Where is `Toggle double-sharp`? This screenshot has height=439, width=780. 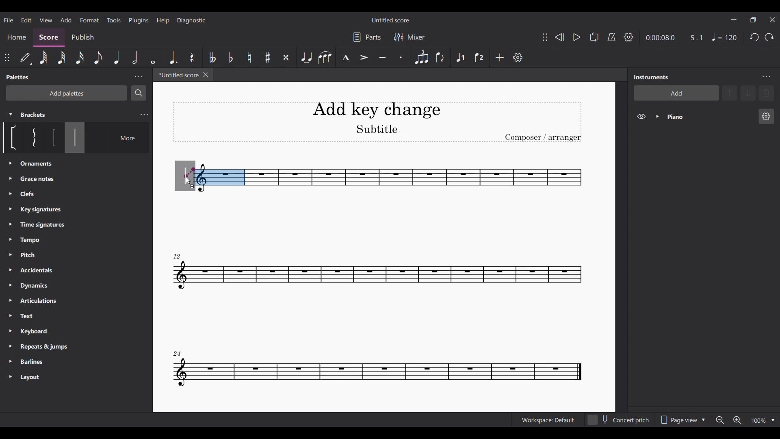 Toggle double-sharp is located at coordinates (286, 58).